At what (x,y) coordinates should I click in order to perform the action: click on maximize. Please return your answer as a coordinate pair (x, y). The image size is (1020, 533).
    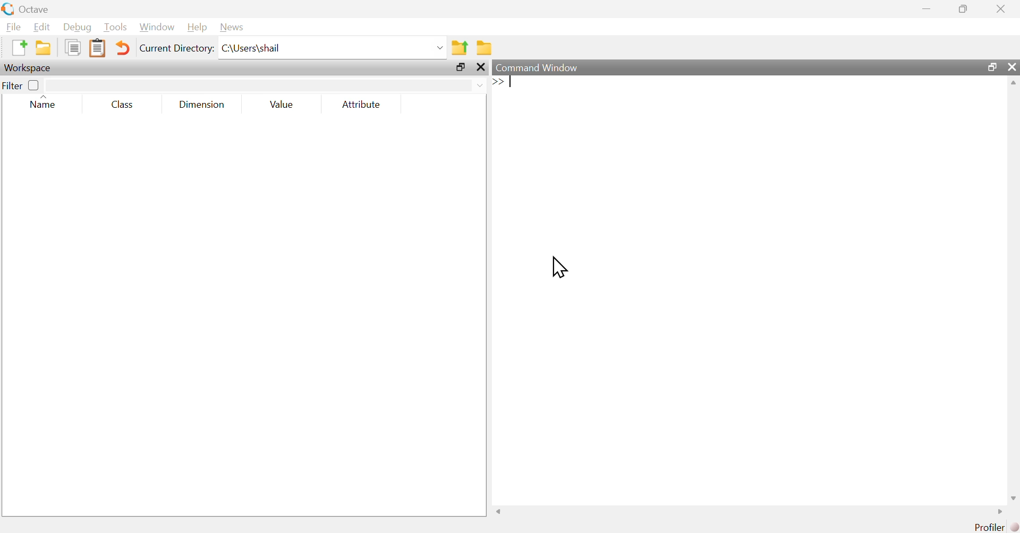
    Looking at the image, I should click on (964, 8).